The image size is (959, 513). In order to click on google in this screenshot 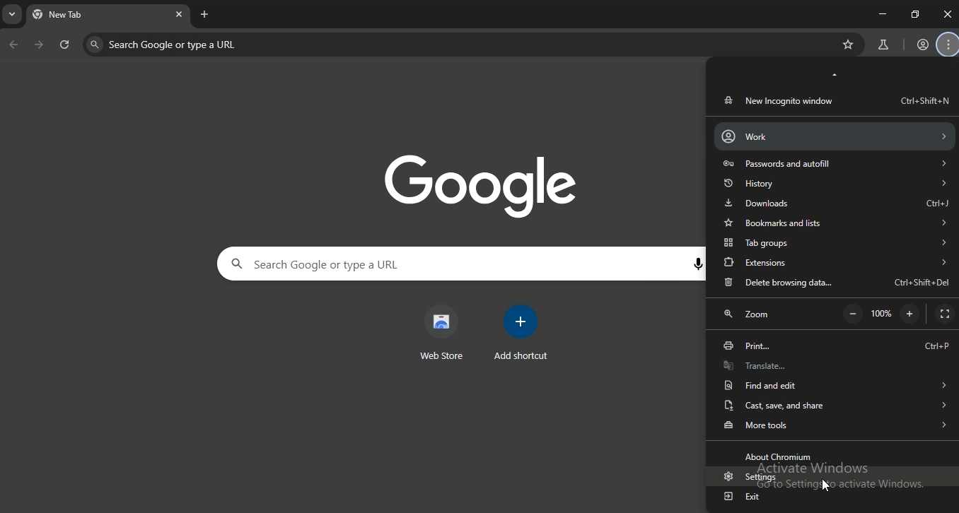, I will do `click(489, 184)`.